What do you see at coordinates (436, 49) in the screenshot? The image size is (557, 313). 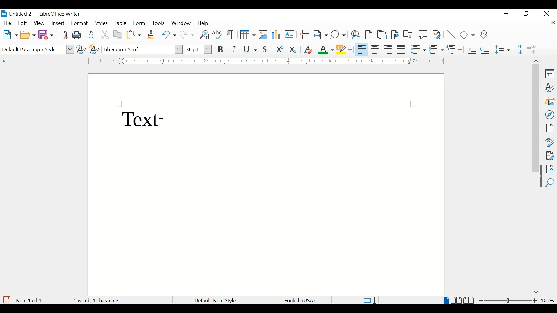 I see `toggle ordered list` at bounding box center [436, 49].